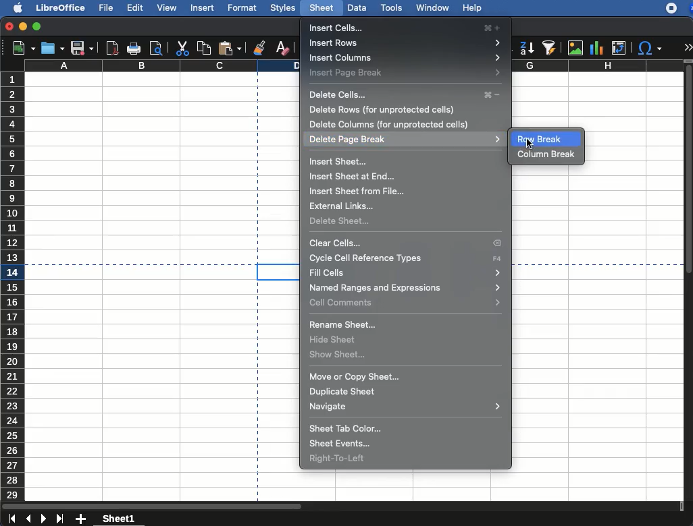 Image resolution: width=693 pixels, height=526 pixels. I want to click on named ranges and expressions, so click(405, 288).